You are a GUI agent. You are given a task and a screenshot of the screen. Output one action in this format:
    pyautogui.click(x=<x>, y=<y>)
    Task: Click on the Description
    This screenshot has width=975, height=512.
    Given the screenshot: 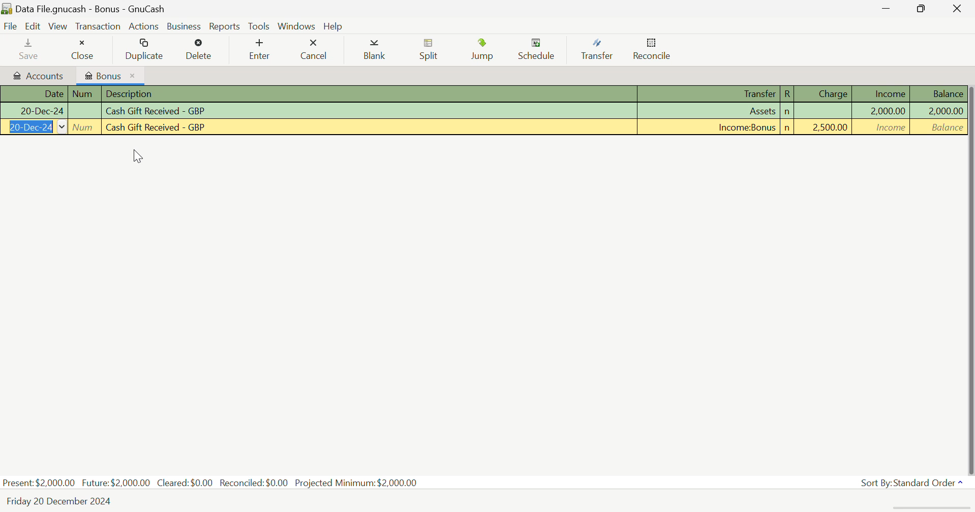 What is the action you would take?
    pyautogui.click(x=370, y=94)
    